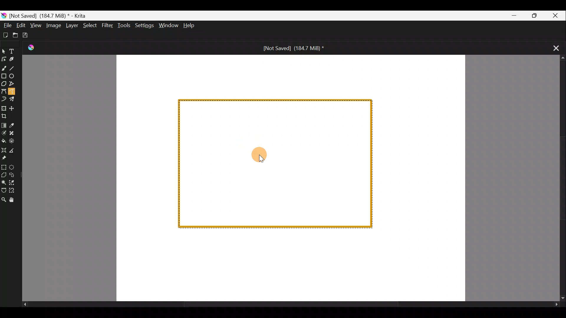 The image size is (566, 318). What do you see at coordinates (552, 49) in the screenshot?
I see `Close tab` at bounding box center [552, 49].